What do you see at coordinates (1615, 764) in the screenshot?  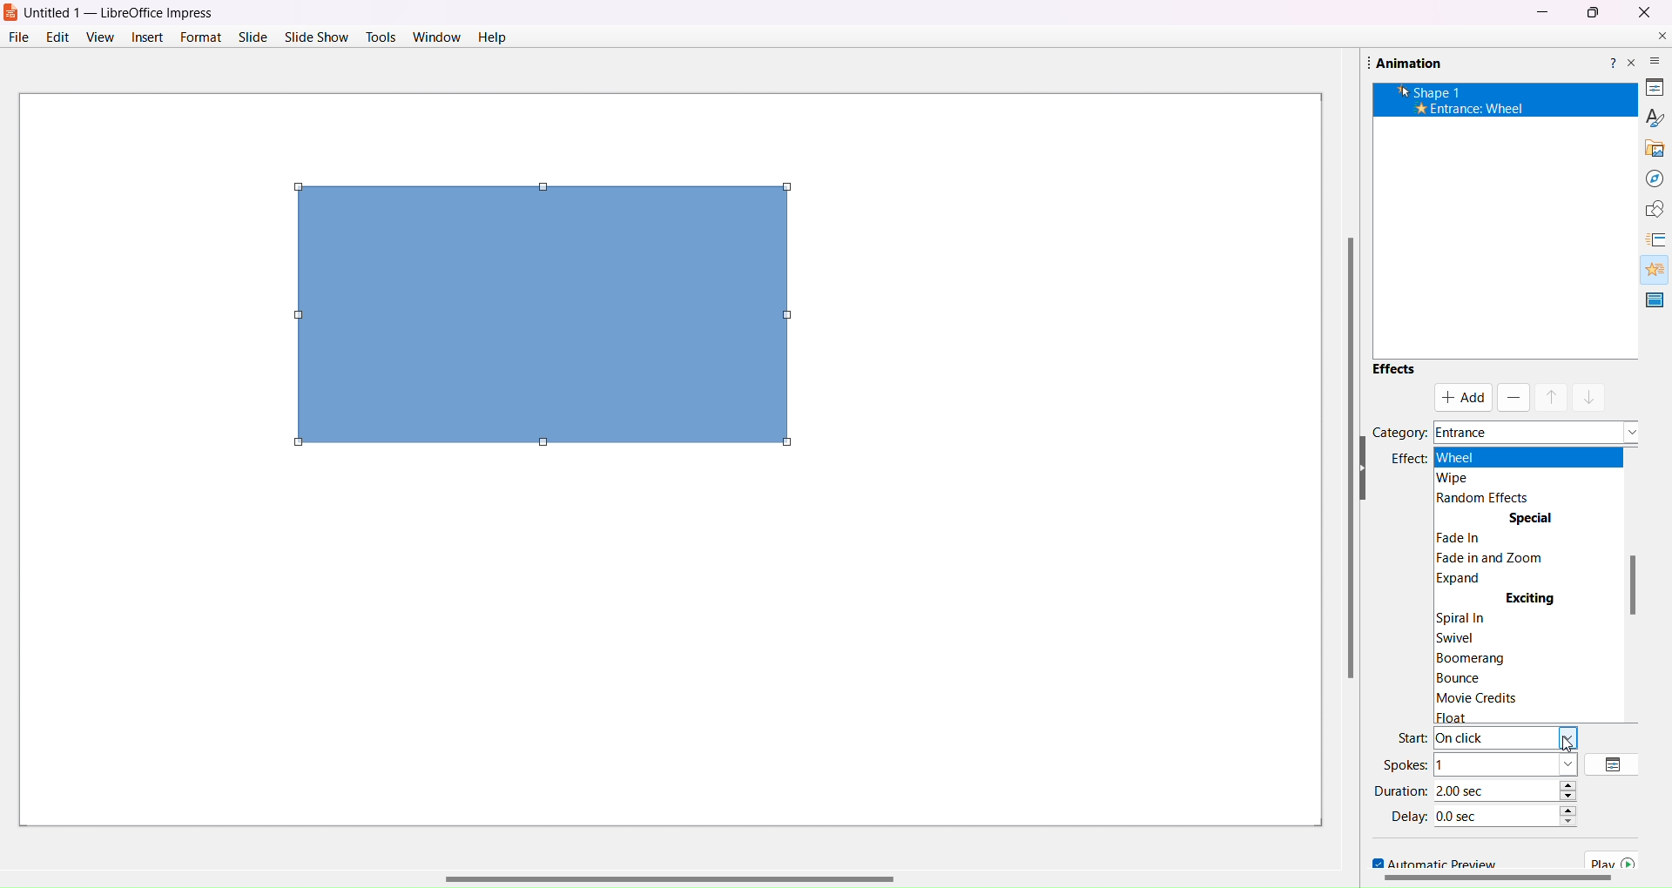 I see `Option` at bounding box center [1615, 764].